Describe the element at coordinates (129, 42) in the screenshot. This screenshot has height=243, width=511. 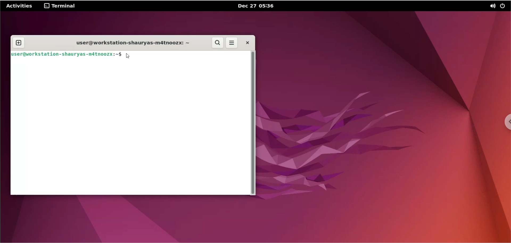
I see `user@workstation-shauryas-m4tnoozx: ~` at that location.